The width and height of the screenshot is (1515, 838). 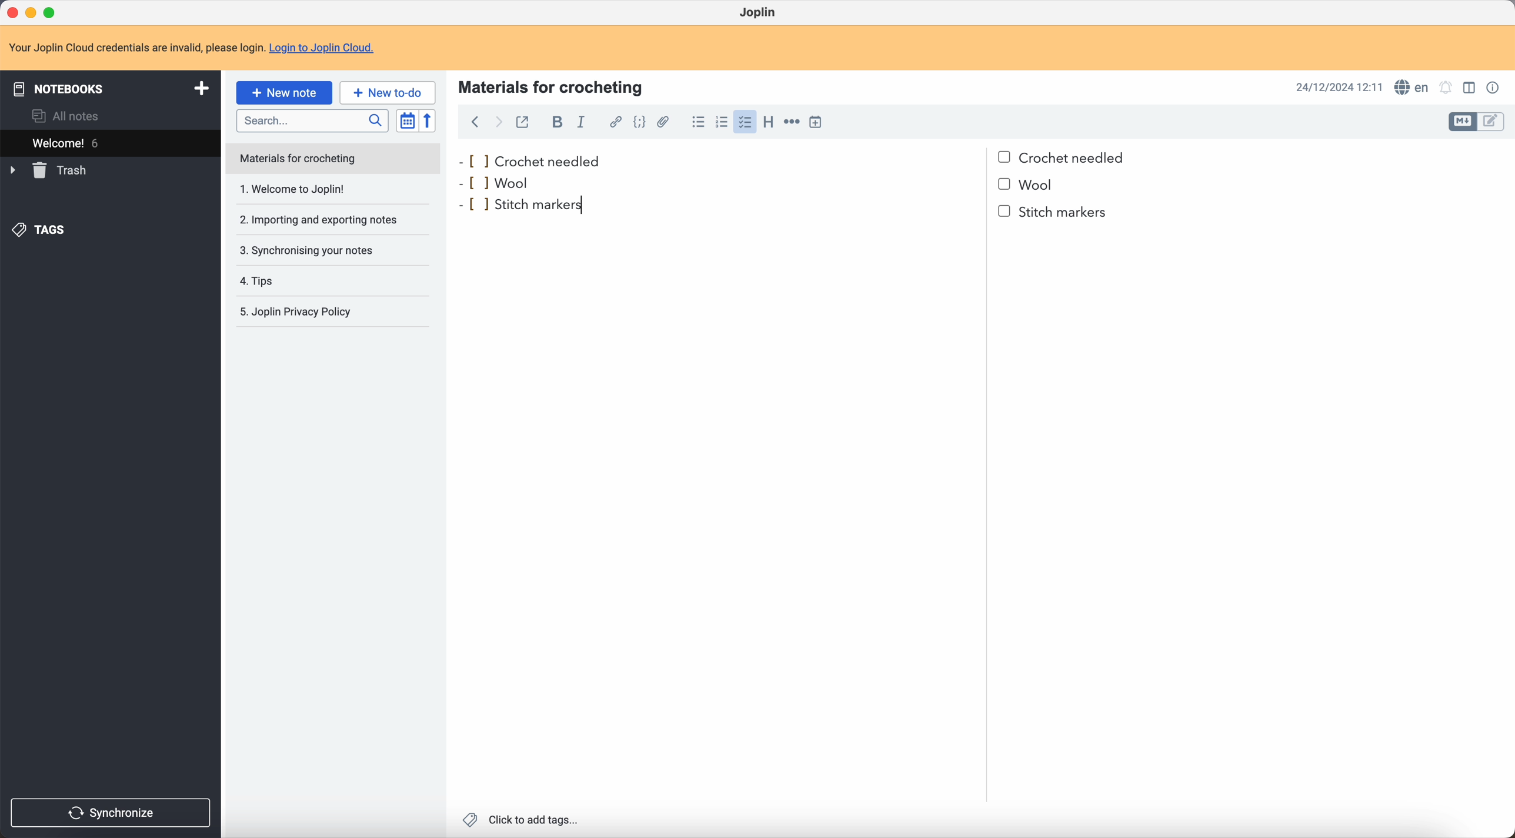 What do you see at coordinates (192, 48) in the screenshot?
I see `note` at bounding box center [192, 48].